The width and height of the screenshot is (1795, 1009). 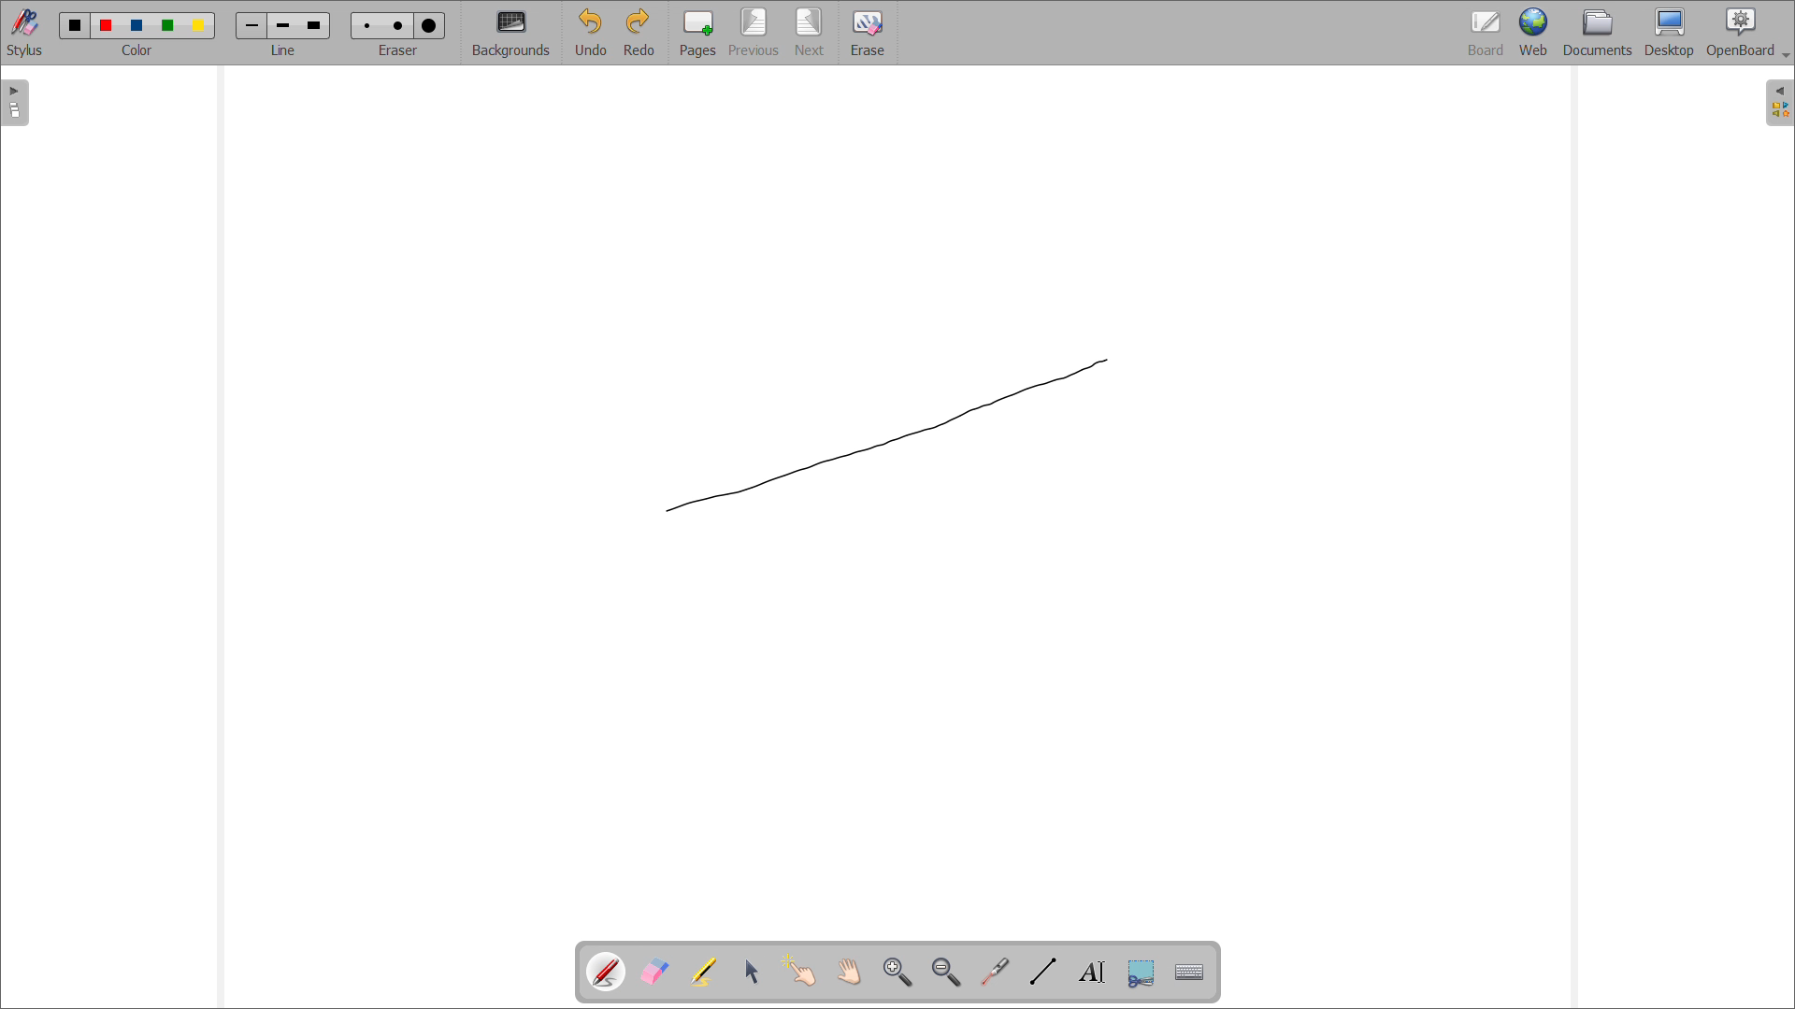 I want to click on redo, so click(x=640, y=32).